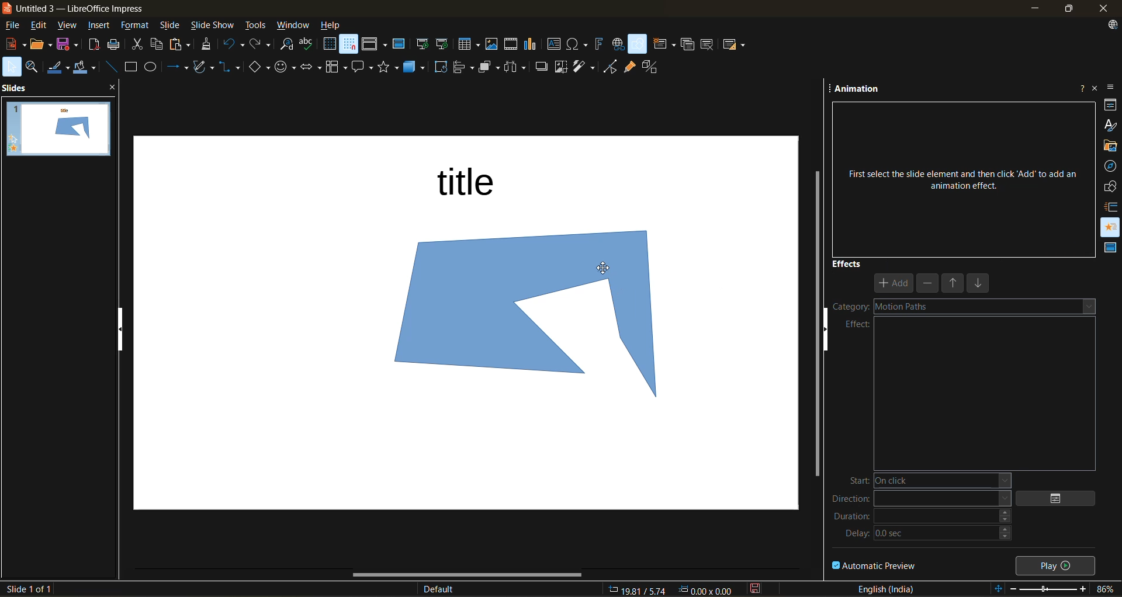  What do you see at coordinates (364, 67) in the screenshot?
I see `call out shapes` at bounding box center [364, 67].